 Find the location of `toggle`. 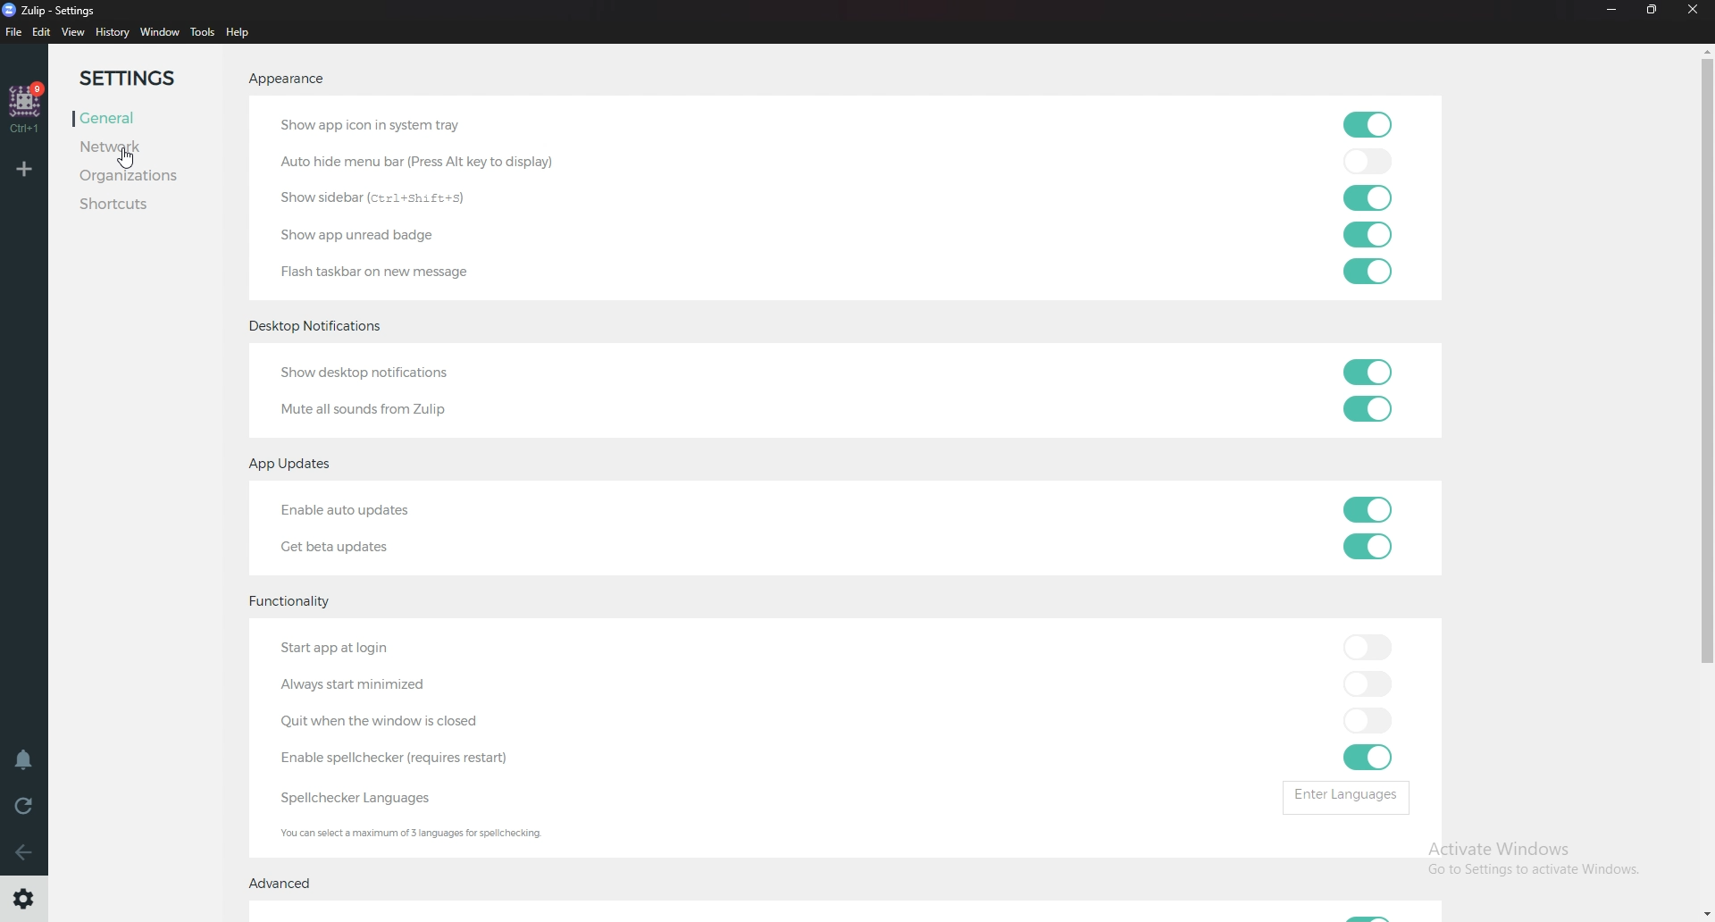

toggle is located at coordinates (1365, 758).